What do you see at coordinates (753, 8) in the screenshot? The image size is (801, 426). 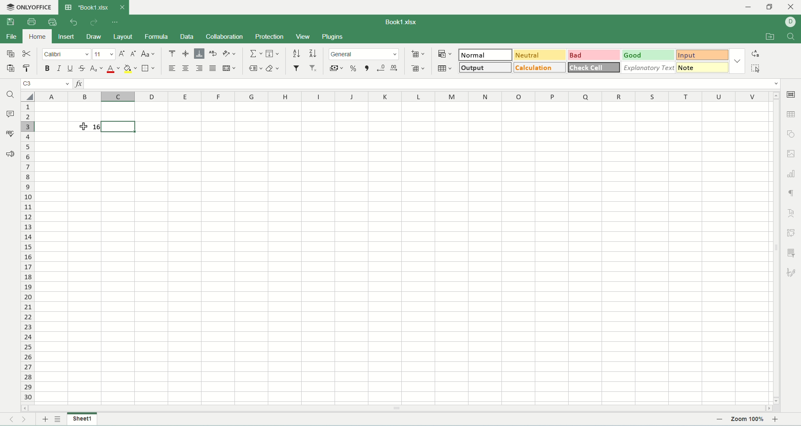 I see `minimize` at bounding box center [753, 8].